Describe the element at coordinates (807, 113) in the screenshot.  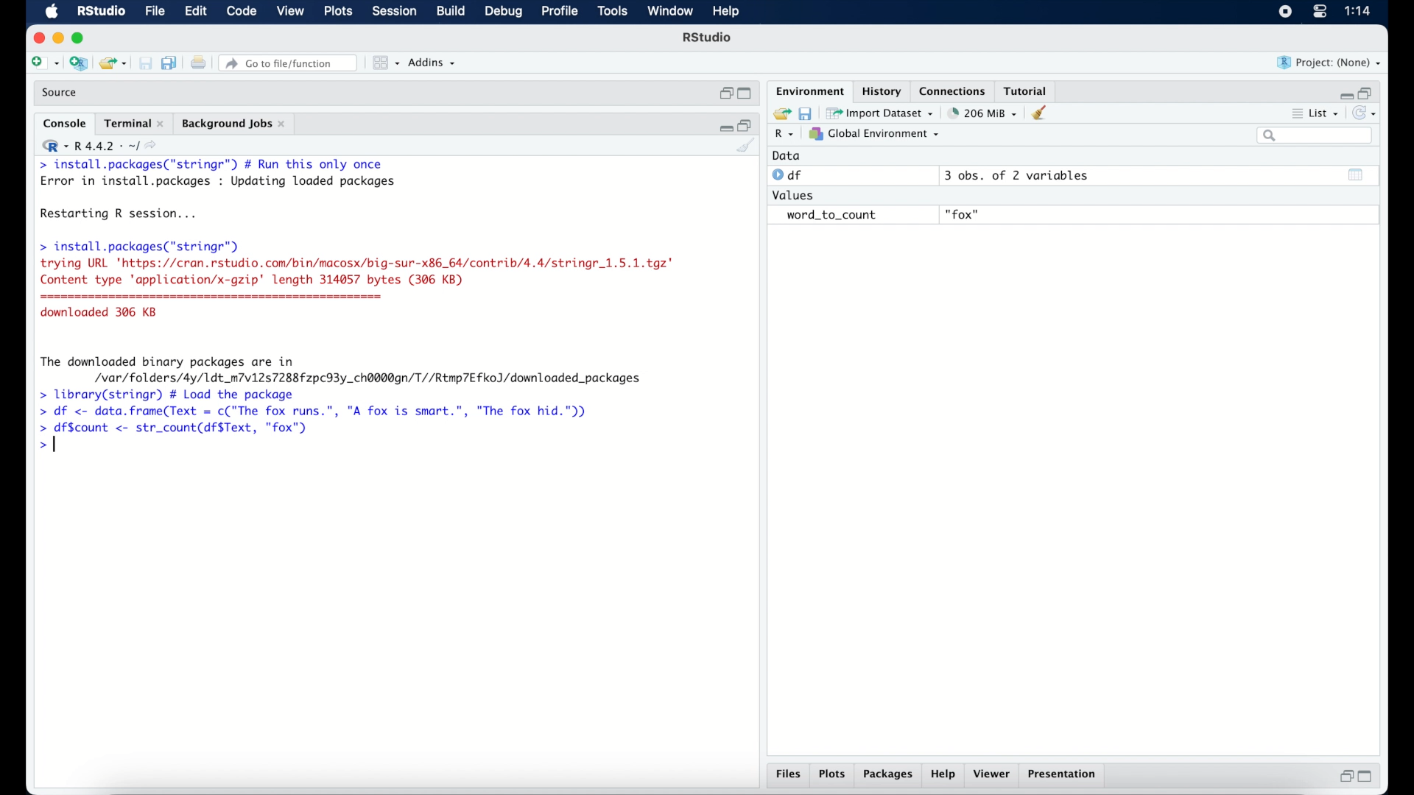
I see `save` at that location.